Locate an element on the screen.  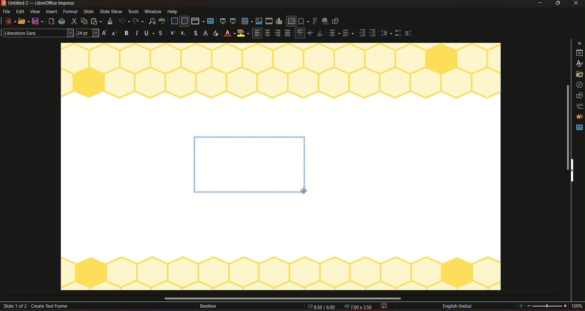
snap to grid is located at coordinates (185, 21).